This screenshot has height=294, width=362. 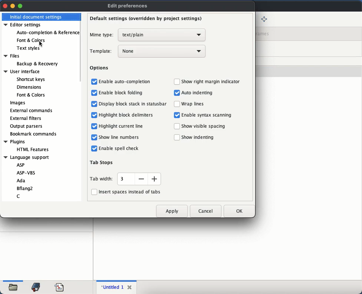 I want to click on checkbox, so click(x=177, y=93).